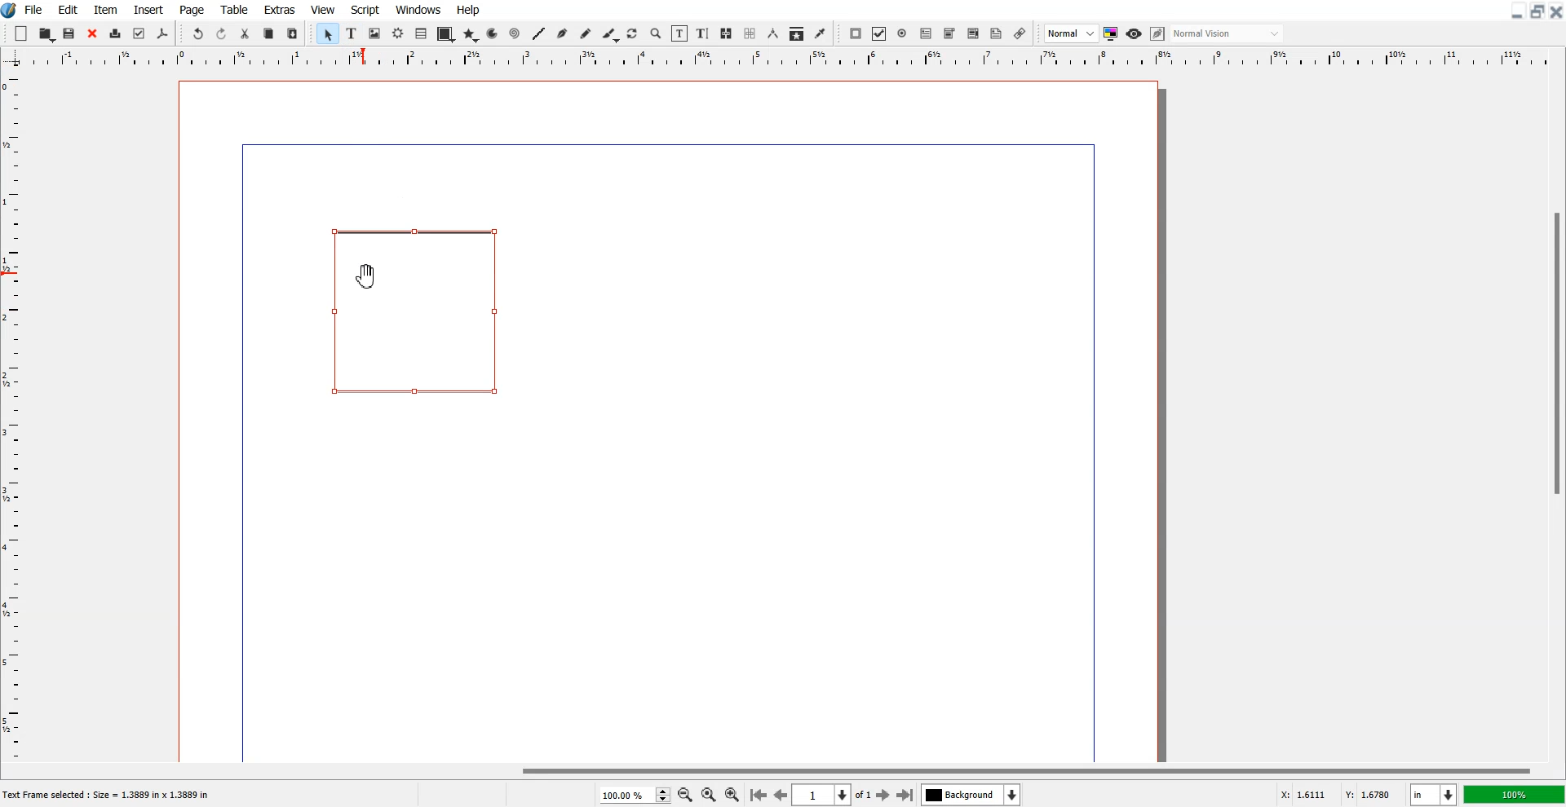 Image resolution: width=1566 pixels, height=807 pixels. Describe the element at coordinates (949, 34) in the screenshot. I see `PDF Text field` at that location.